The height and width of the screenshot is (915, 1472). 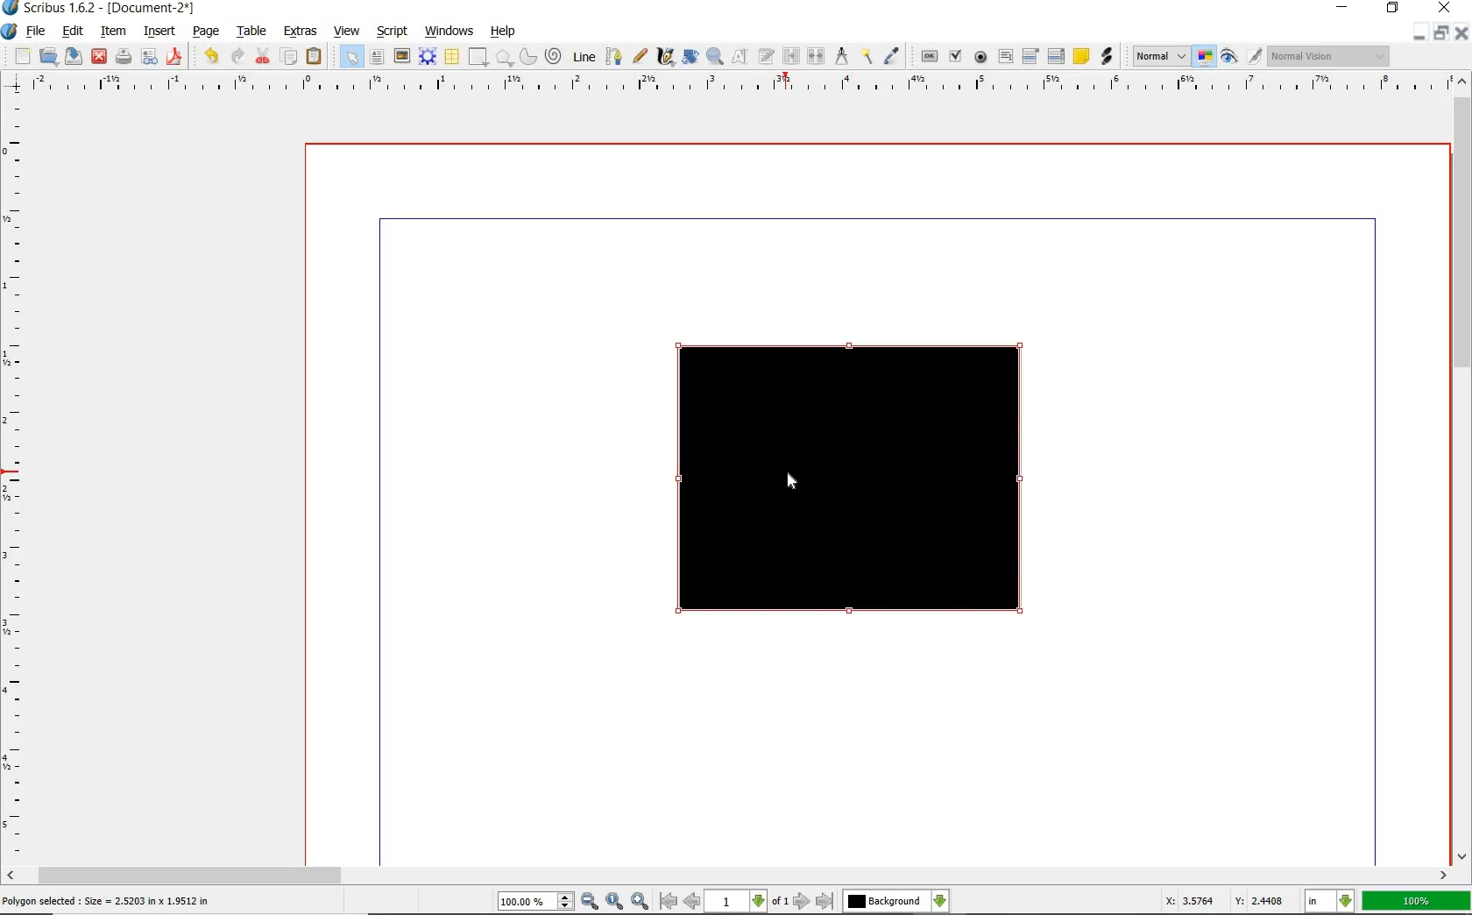 What do you see at coordinates (1081, 56) in the screenshot?
I see `text annotation` at bounding box center [1081, 56].